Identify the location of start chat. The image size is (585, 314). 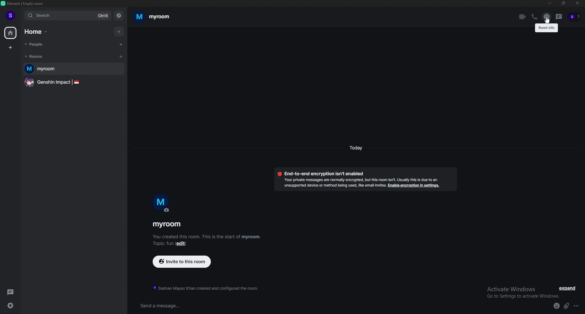
(122, 45).